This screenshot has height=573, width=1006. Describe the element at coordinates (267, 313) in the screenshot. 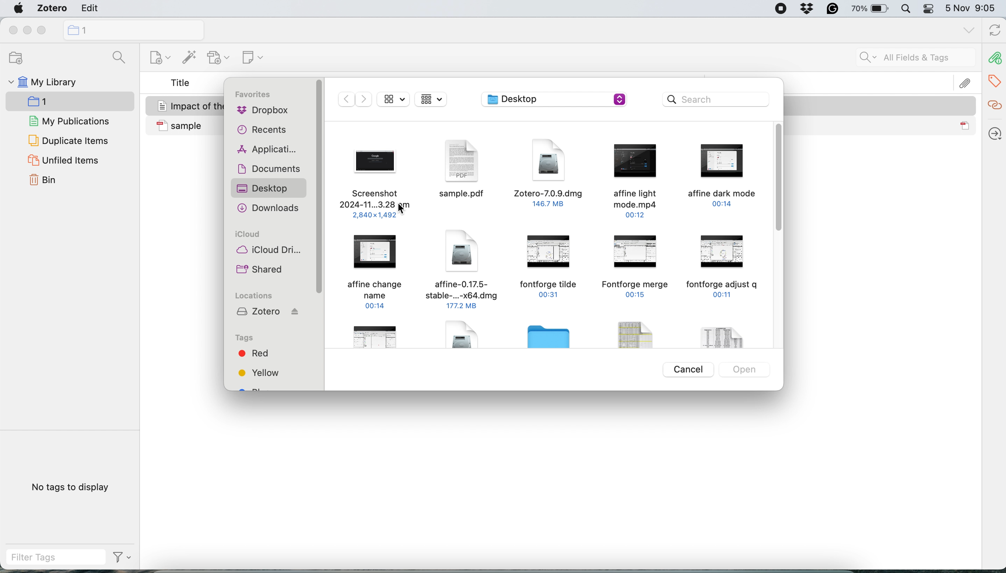

I see `zotero` at that location.